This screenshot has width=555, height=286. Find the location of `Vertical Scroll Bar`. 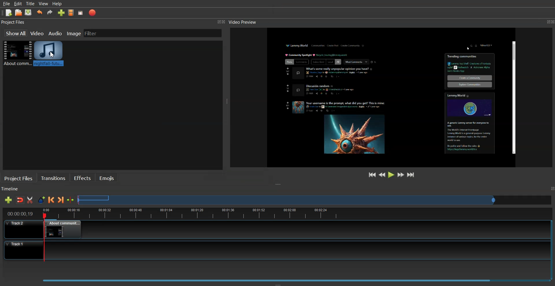

Vertical Scroll Bar is located at coordinates (552, 247).